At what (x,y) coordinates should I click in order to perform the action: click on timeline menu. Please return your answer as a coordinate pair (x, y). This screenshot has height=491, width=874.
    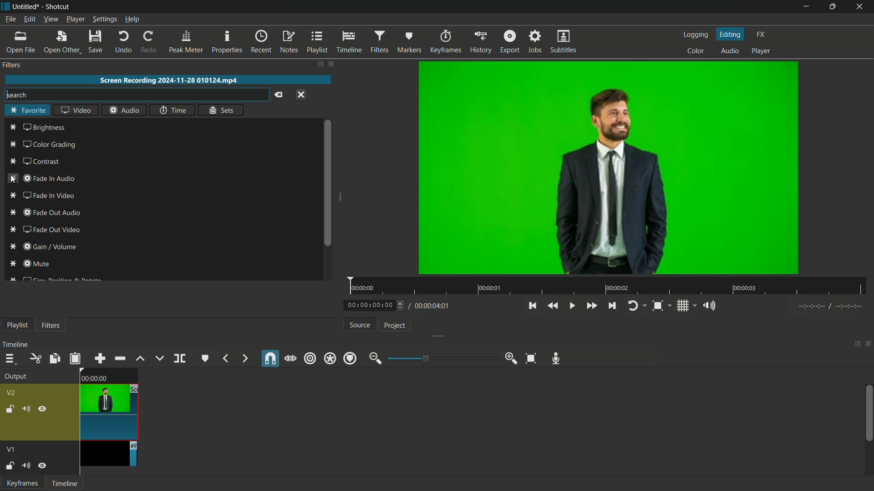
    Looking at the image, I should click on (8, 359).